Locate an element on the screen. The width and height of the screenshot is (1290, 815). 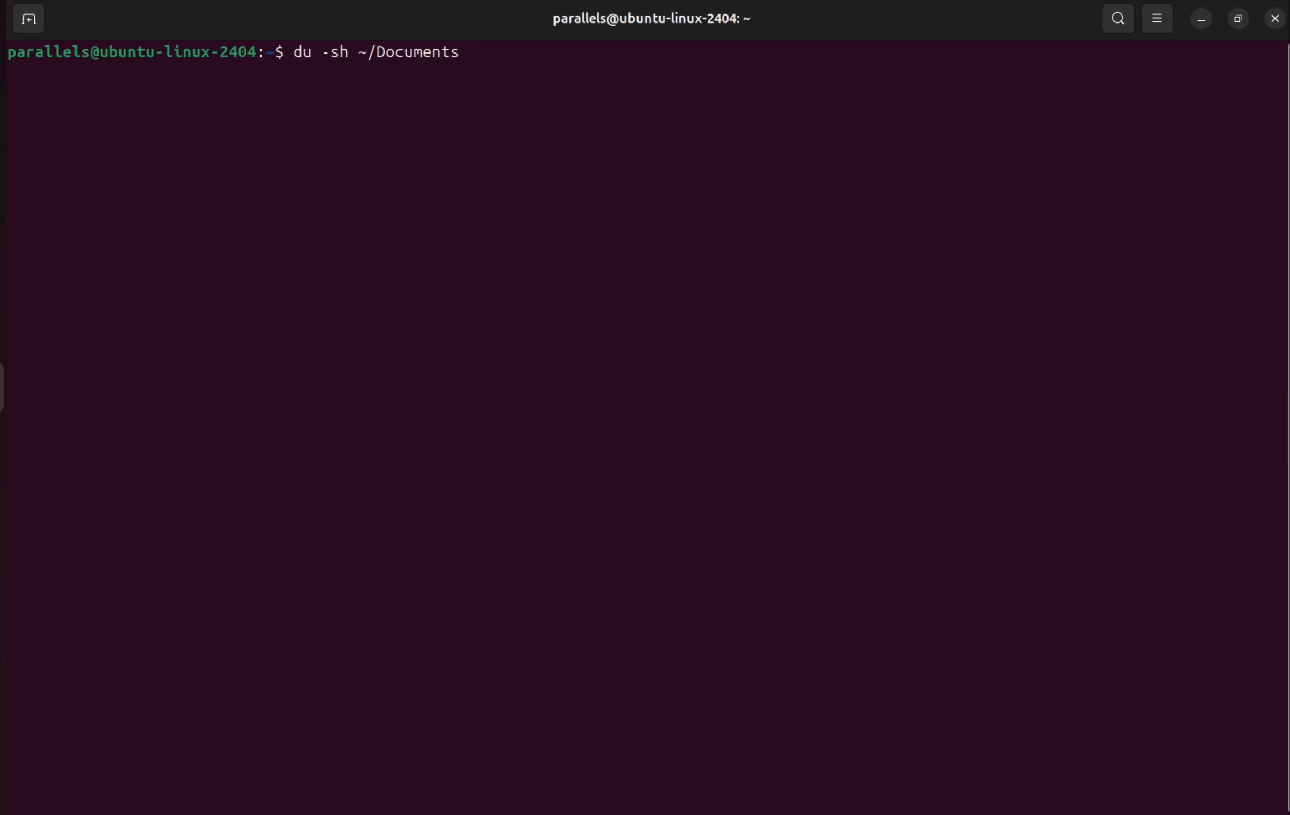
minimize is located at coordinates (1202, 22).